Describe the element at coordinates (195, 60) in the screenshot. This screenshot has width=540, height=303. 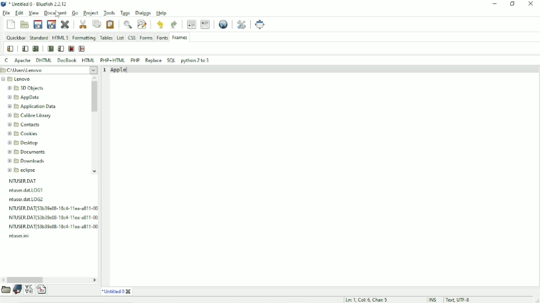
I see `Python 2 to 3` at that location.